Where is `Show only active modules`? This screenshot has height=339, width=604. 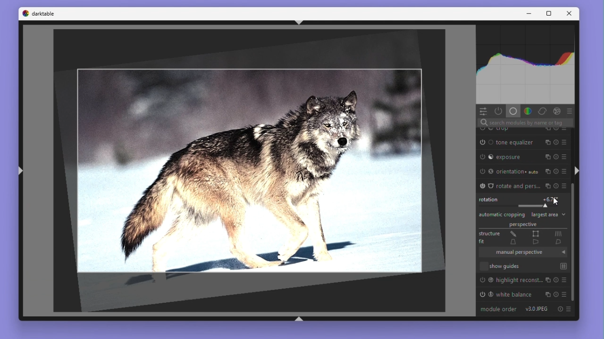
Show only active modules is located at coordinates (499, 111).